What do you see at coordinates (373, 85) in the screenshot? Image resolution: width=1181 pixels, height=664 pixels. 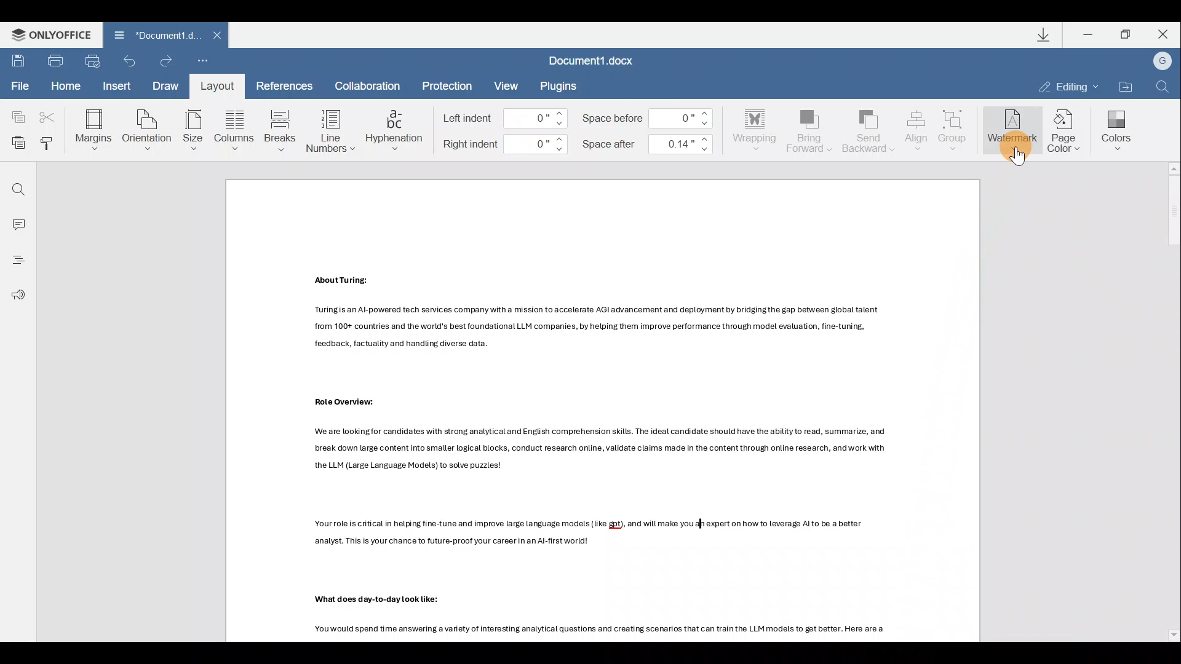 I see `Collaboration` at bounding box center [373, 85].